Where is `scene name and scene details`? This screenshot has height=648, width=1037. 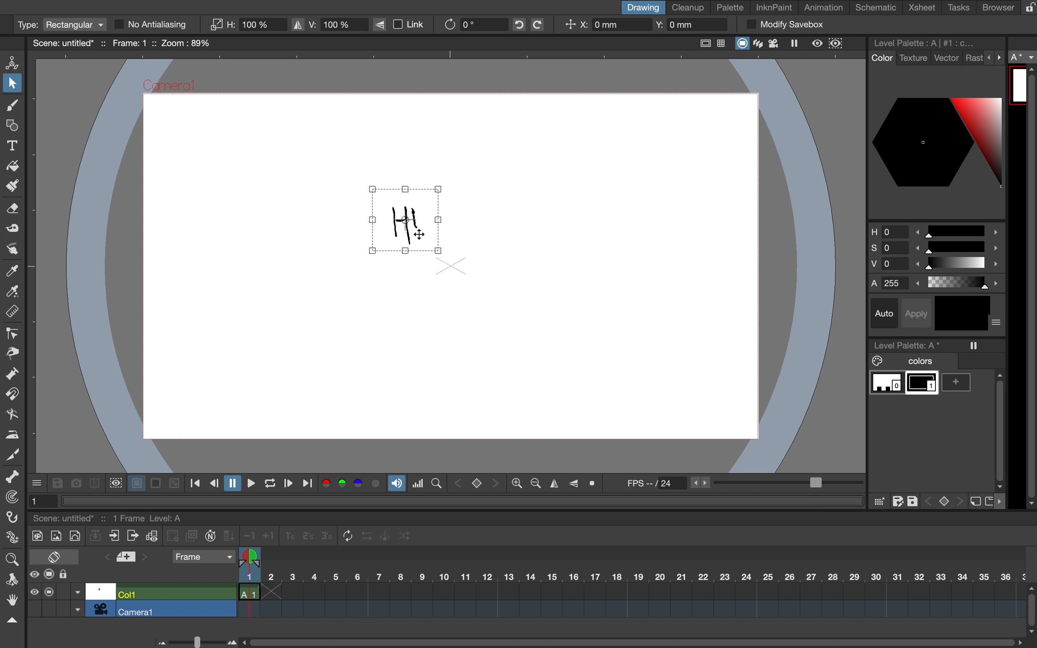 scene name and scene details is located at coordinates (121, 43).